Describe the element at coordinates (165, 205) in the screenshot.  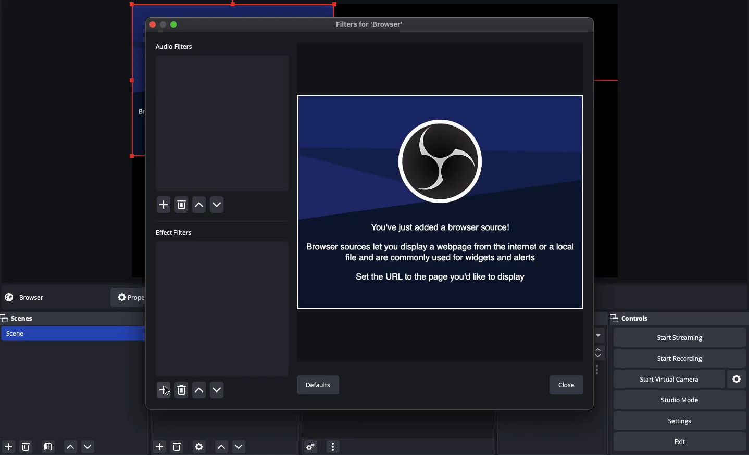
I see `Add` at that location.